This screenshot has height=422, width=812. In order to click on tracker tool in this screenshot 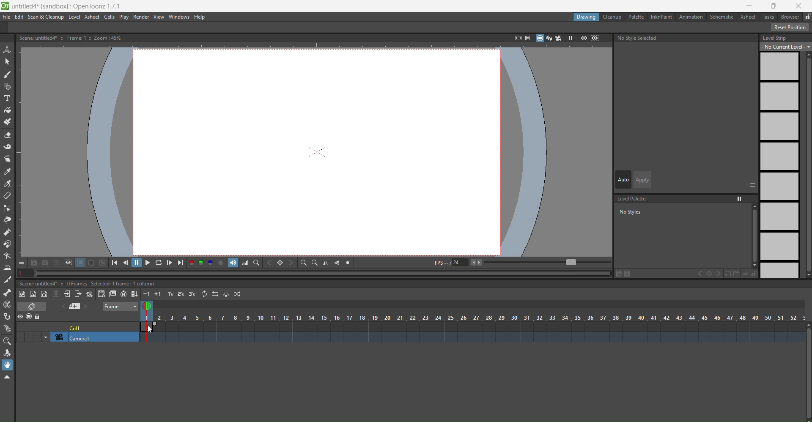, I will do `click(7, 305)`.